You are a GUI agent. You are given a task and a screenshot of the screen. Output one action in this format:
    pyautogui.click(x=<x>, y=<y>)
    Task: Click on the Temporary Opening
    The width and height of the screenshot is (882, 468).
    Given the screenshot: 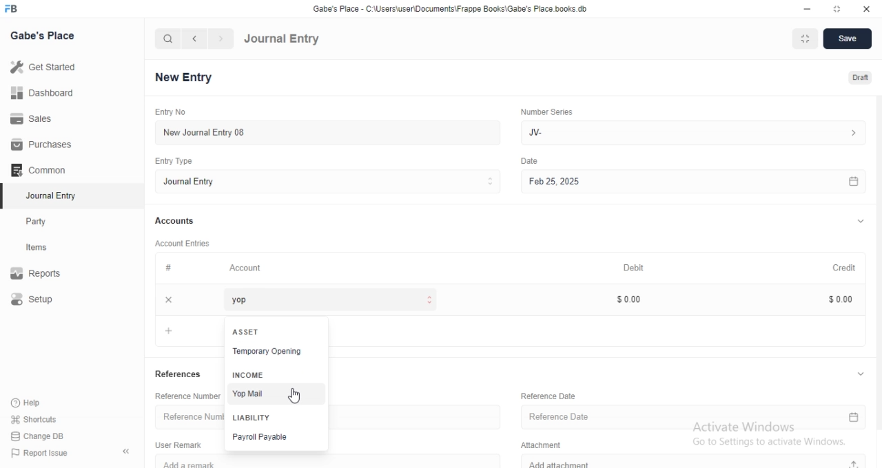 What is the action you would take?
    pyautogui.click(x=277, y=352)
    